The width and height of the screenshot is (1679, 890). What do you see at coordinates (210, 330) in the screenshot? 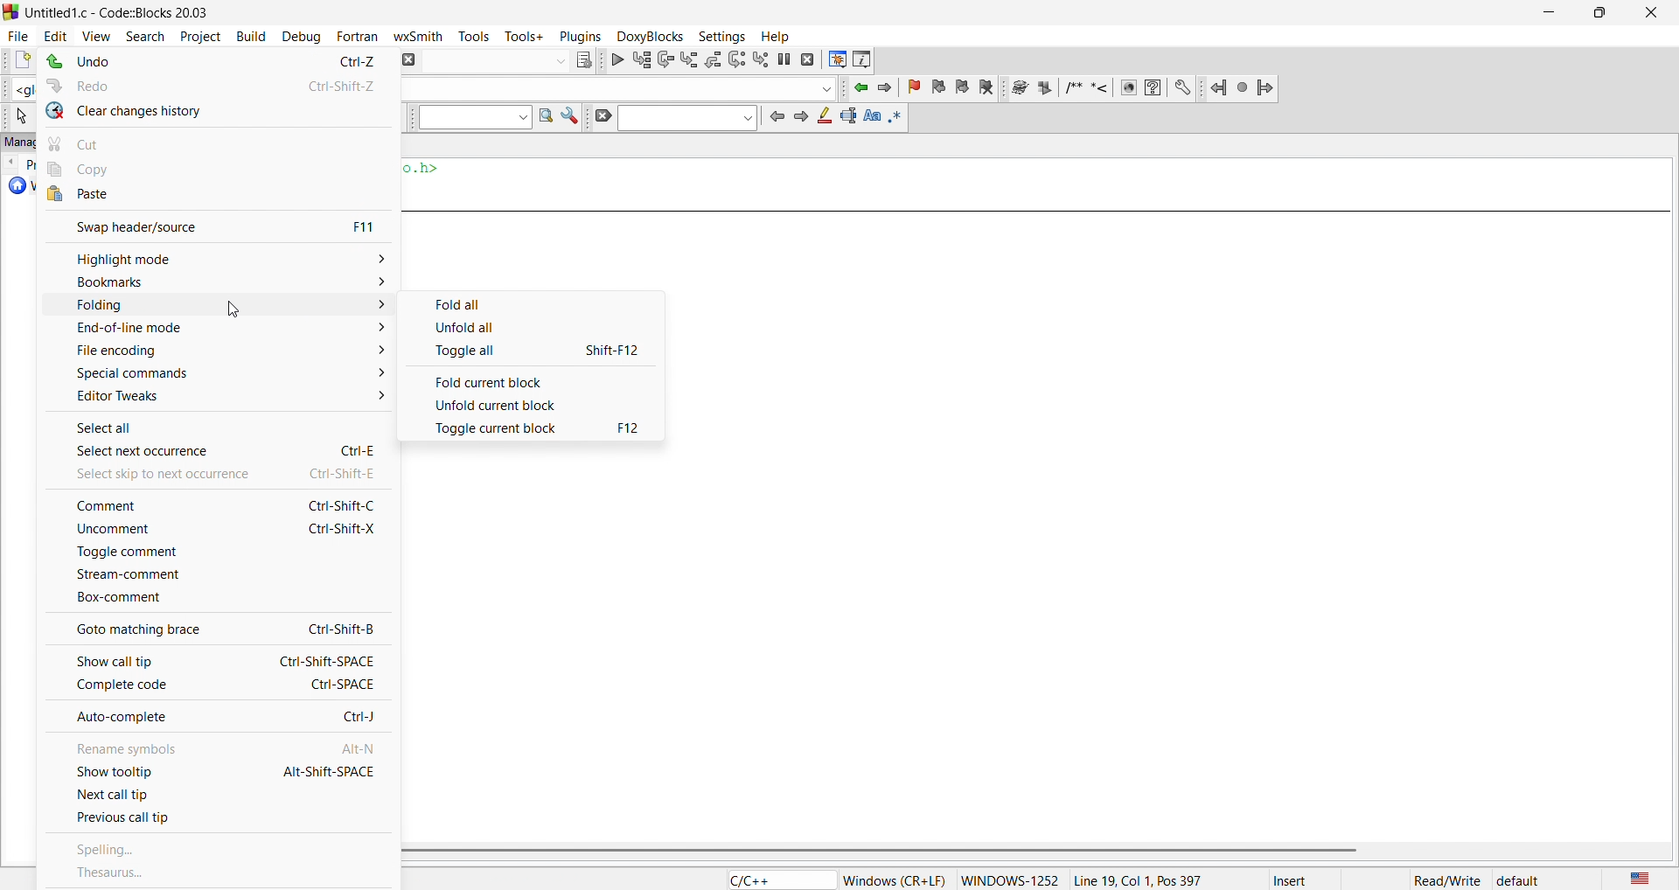
I see `end of line mode` at bounding box center [210, 330].